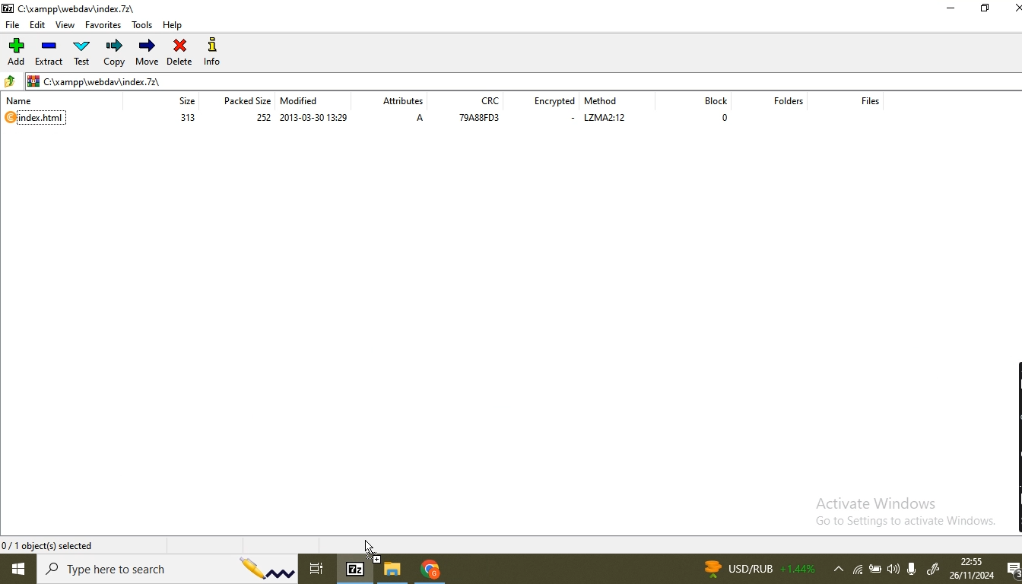 The image size is (1022, 584). Describe the element at coordinates (874, 102) in the screenshot. I see `files` at that location.